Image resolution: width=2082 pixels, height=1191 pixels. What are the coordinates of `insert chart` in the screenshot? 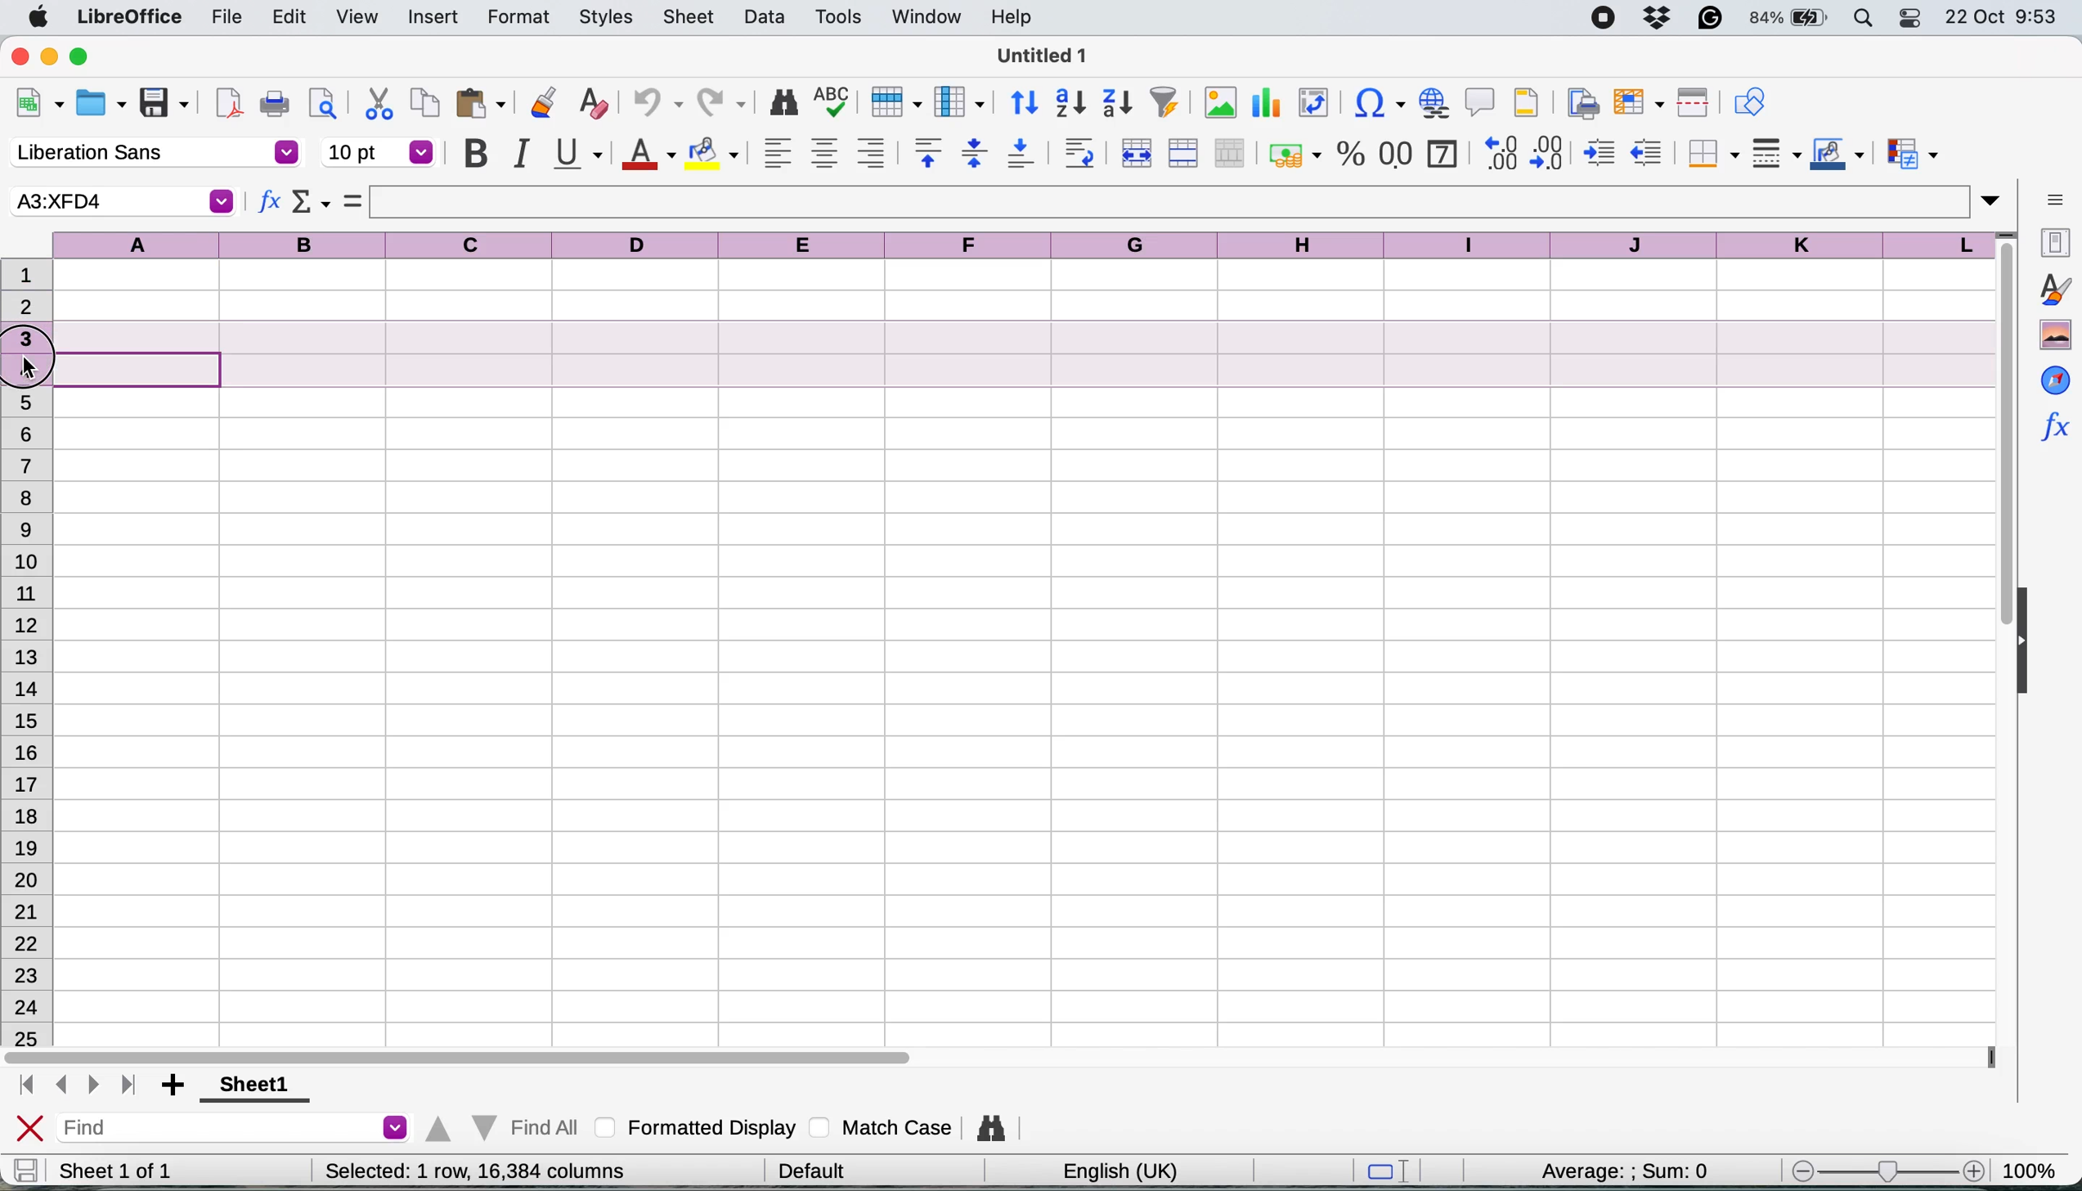 It's located at (1264, 106).